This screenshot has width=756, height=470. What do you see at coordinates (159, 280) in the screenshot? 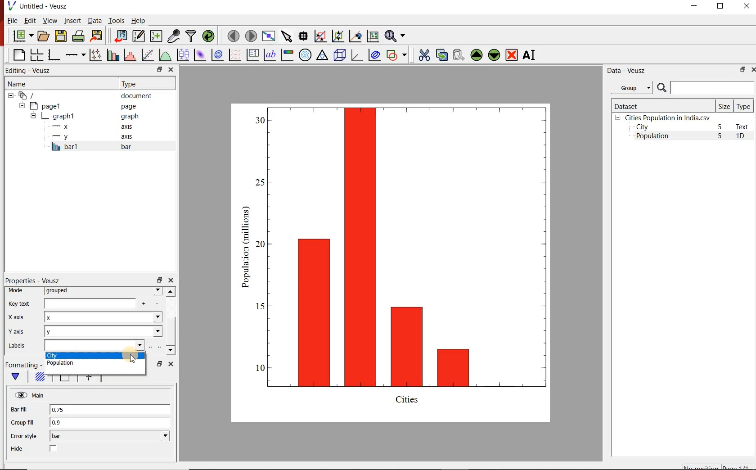
I see `restore` at bounding box center [159, 280].